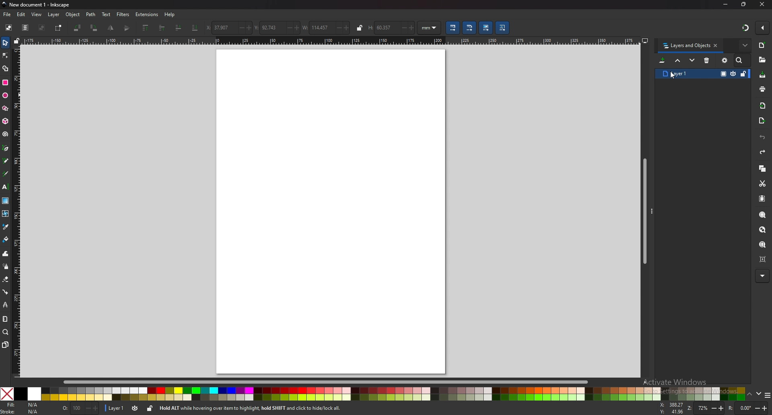  I want to click on resize, so click(744, 4).